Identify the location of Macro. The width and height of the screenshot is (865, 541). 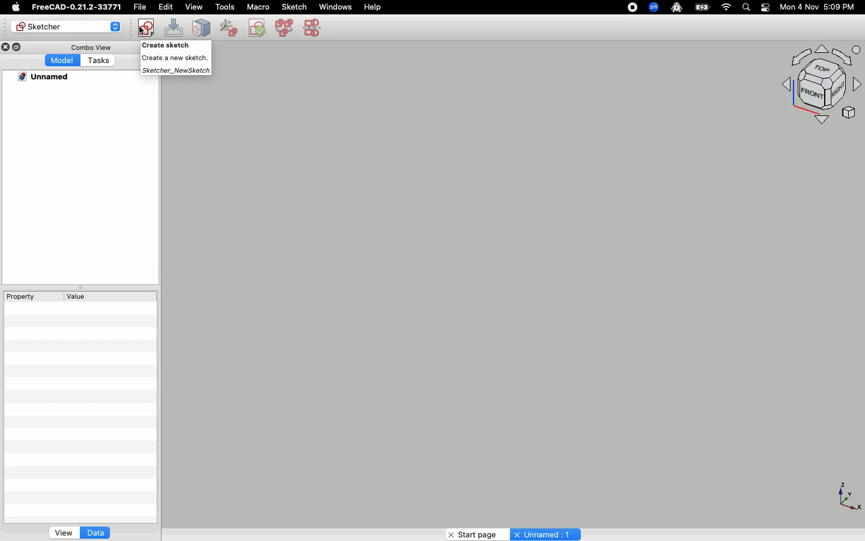
(257, 7).